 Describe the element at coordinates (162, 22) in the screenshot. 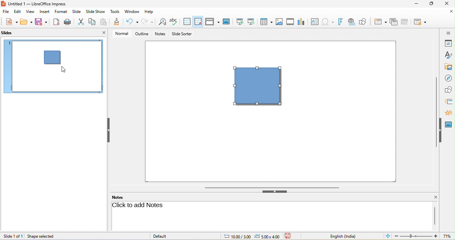

I see `find and replace` at that location.